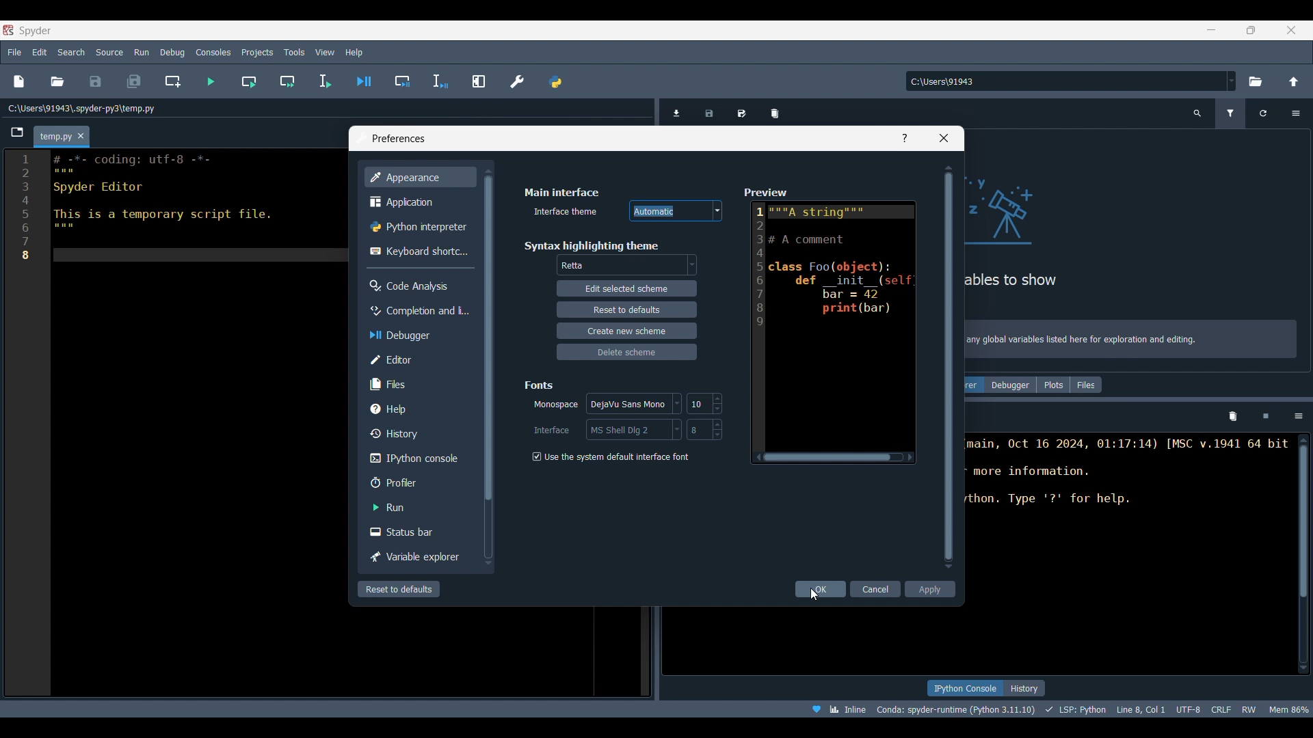  I want to click on Files, so click(1087, 385).